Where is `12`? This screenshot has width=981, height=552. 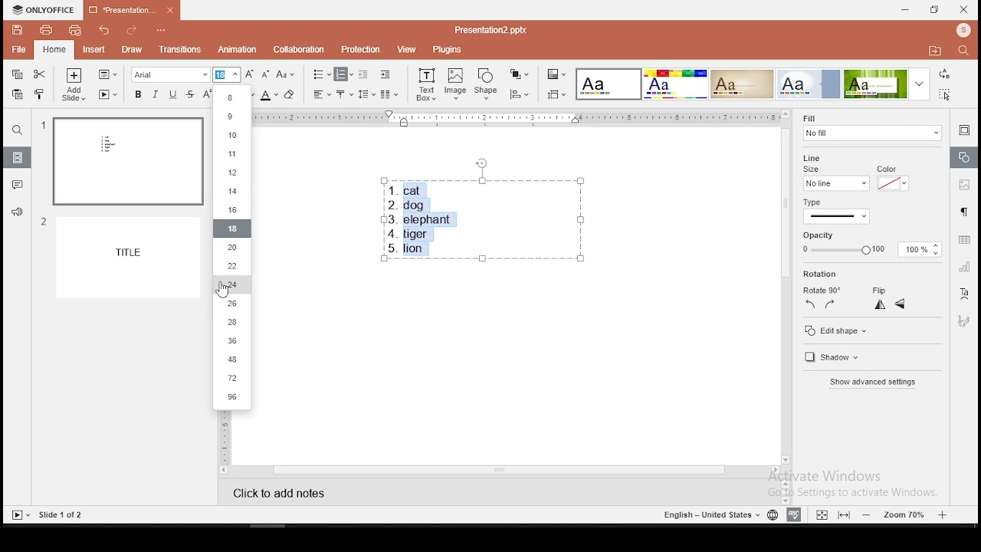 12 is located at coordinates (233, 172).